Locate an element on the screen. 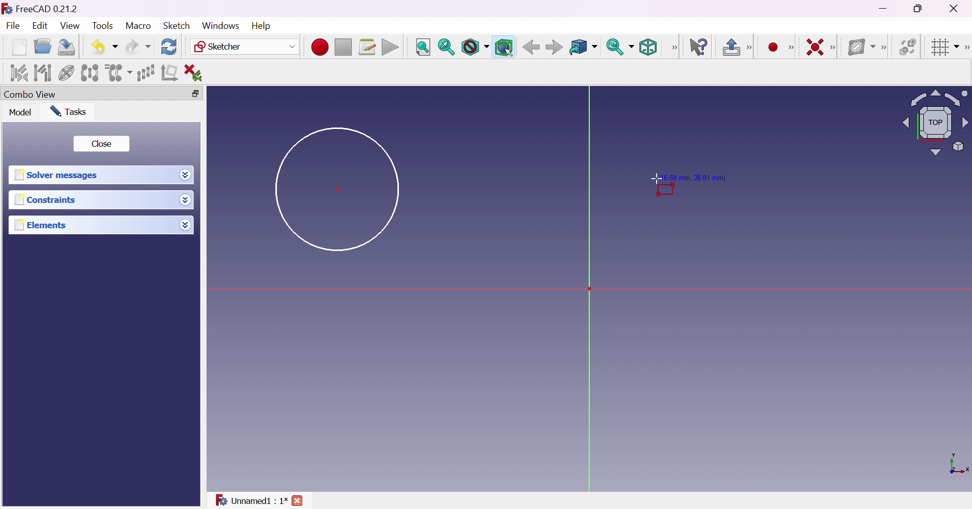 The image size is (972, 509). Toggle grid is located at coordinates (944, 47).